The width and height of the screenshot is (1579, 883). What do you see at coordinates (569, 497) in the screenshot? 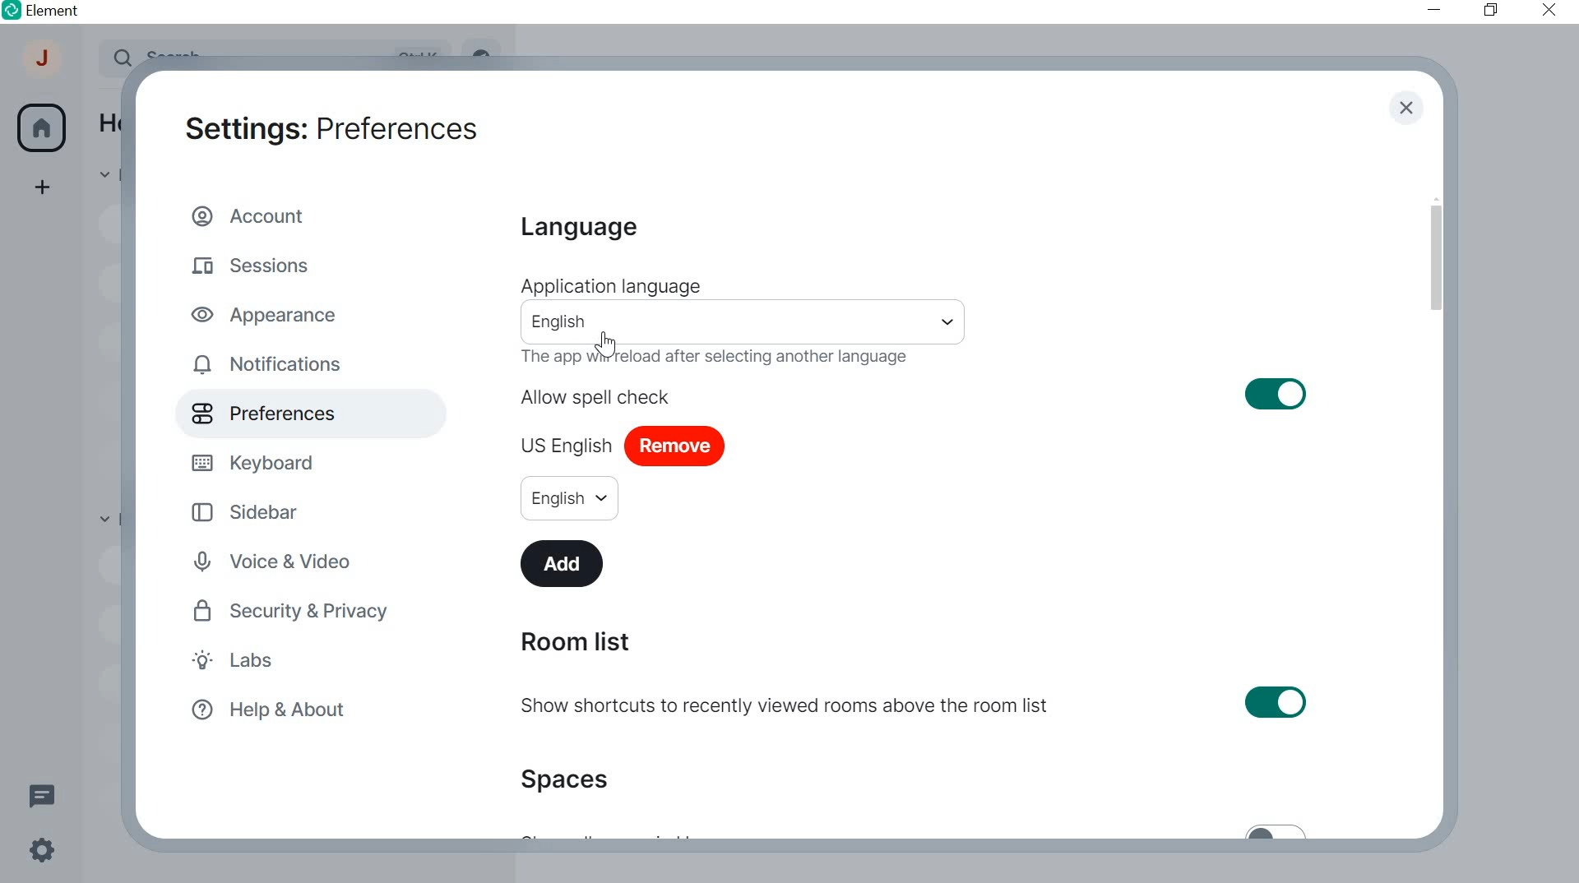
I see `Set language for spellcheck` at bounding box center [569, 497].